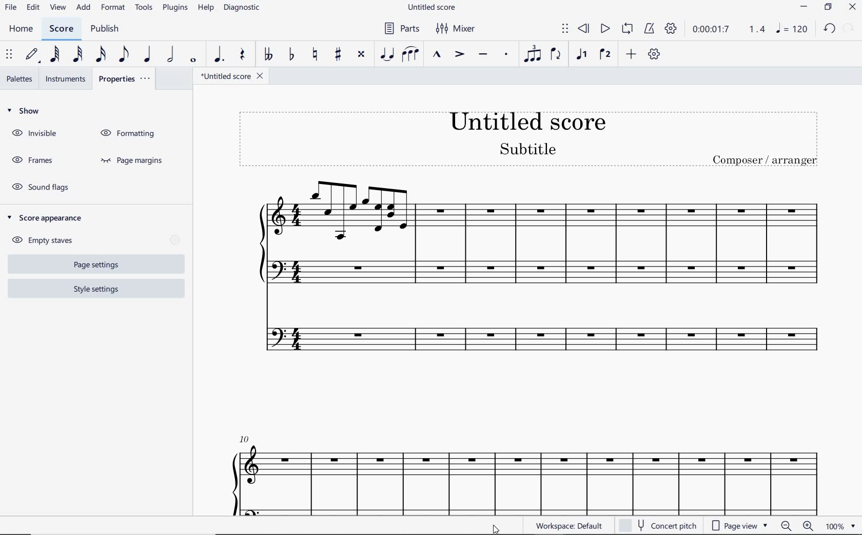 The height and width of the screenshot is (535, 862). I want to click on ADD, so click(85, 7).